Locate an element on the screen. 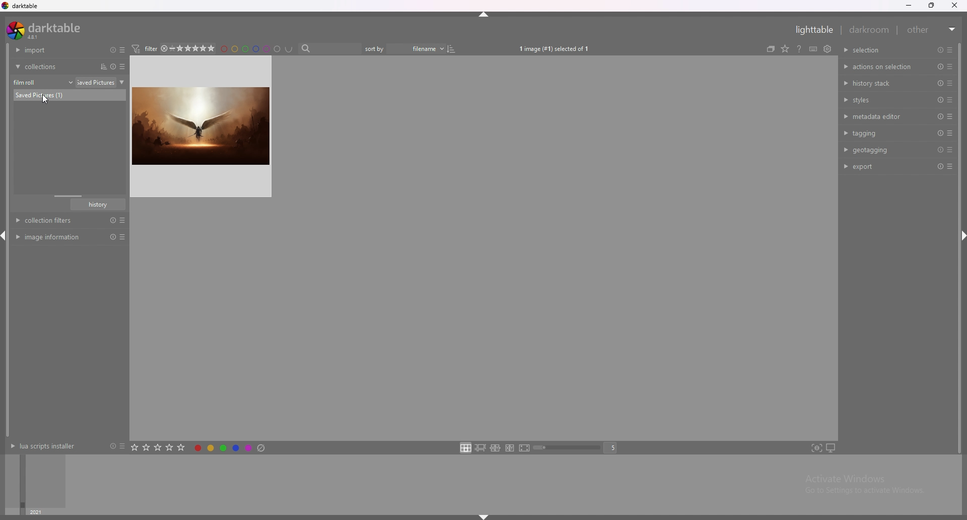 The height and width of the screenshot is (520, 967). CURSOR is located at coordinates (50, 101).